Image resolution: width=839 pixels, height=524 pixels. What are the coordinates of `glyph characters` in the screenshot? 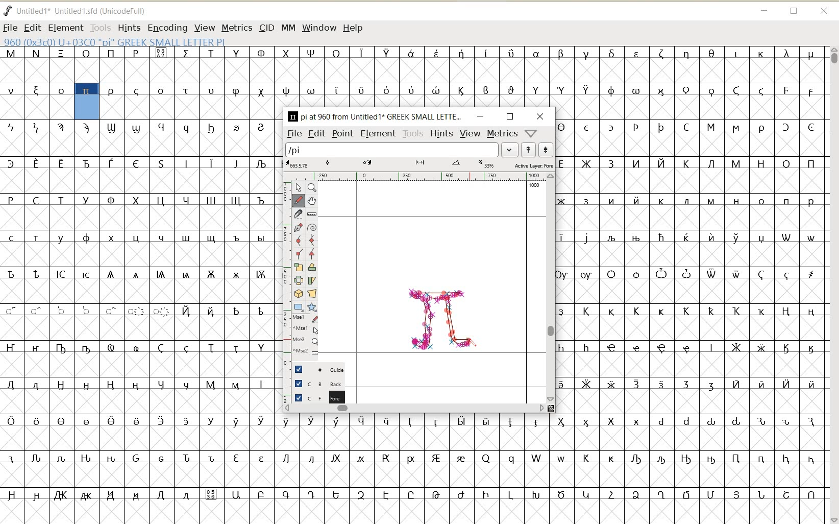 It's located at (699, 267).